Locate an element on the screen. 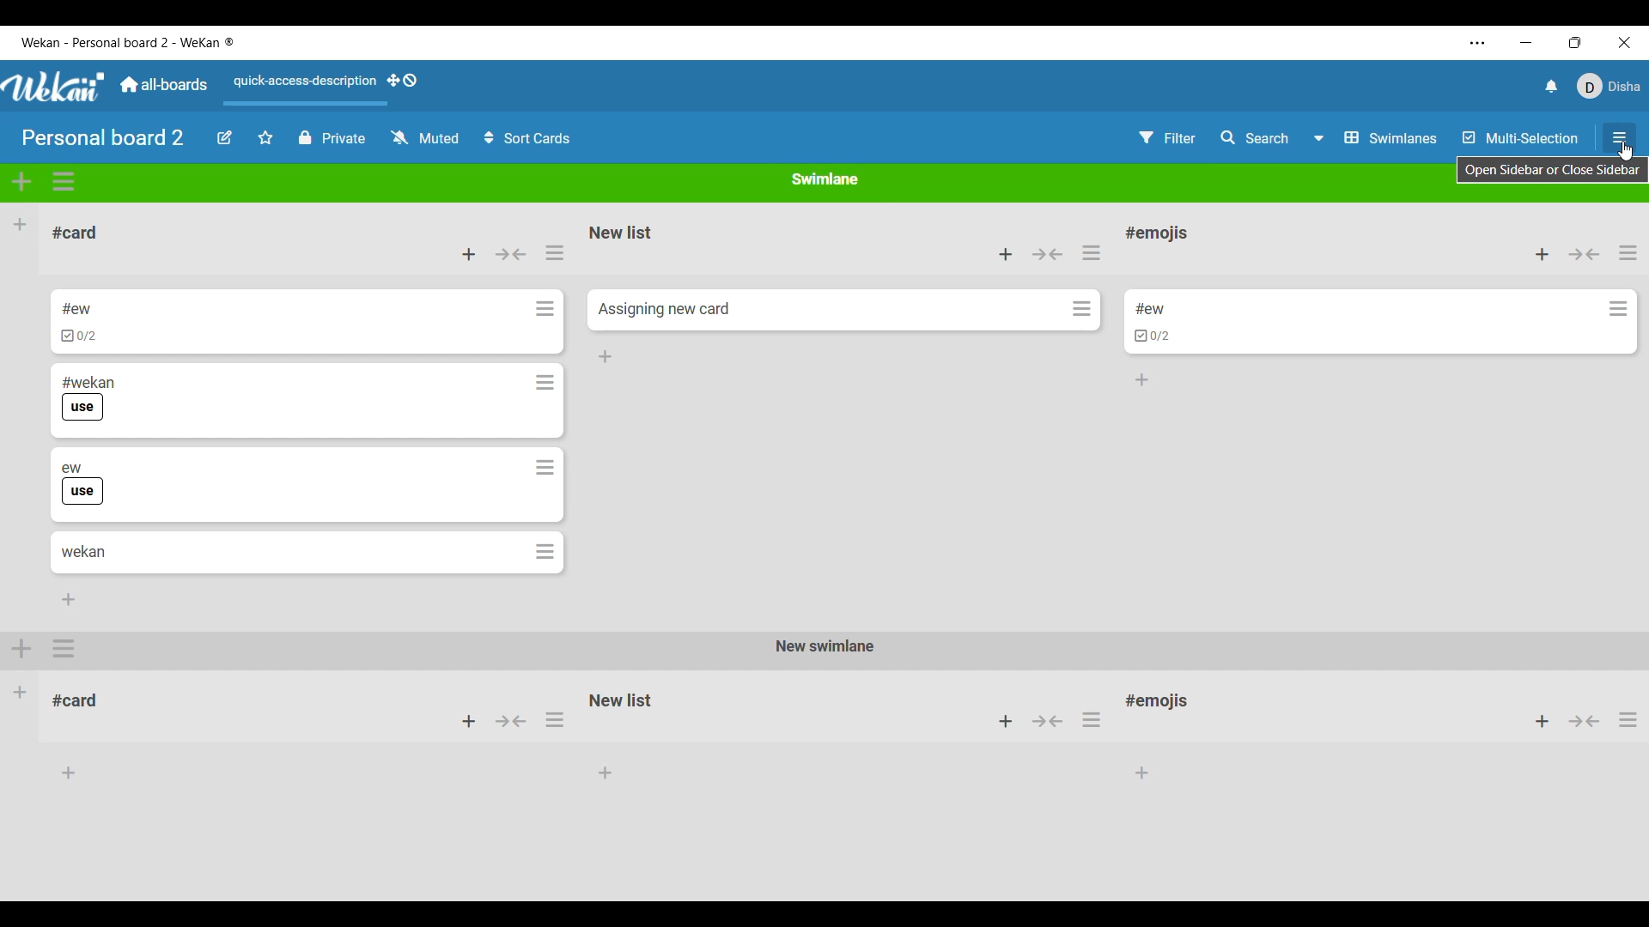  More settings is located at coordinates (1477, 44).